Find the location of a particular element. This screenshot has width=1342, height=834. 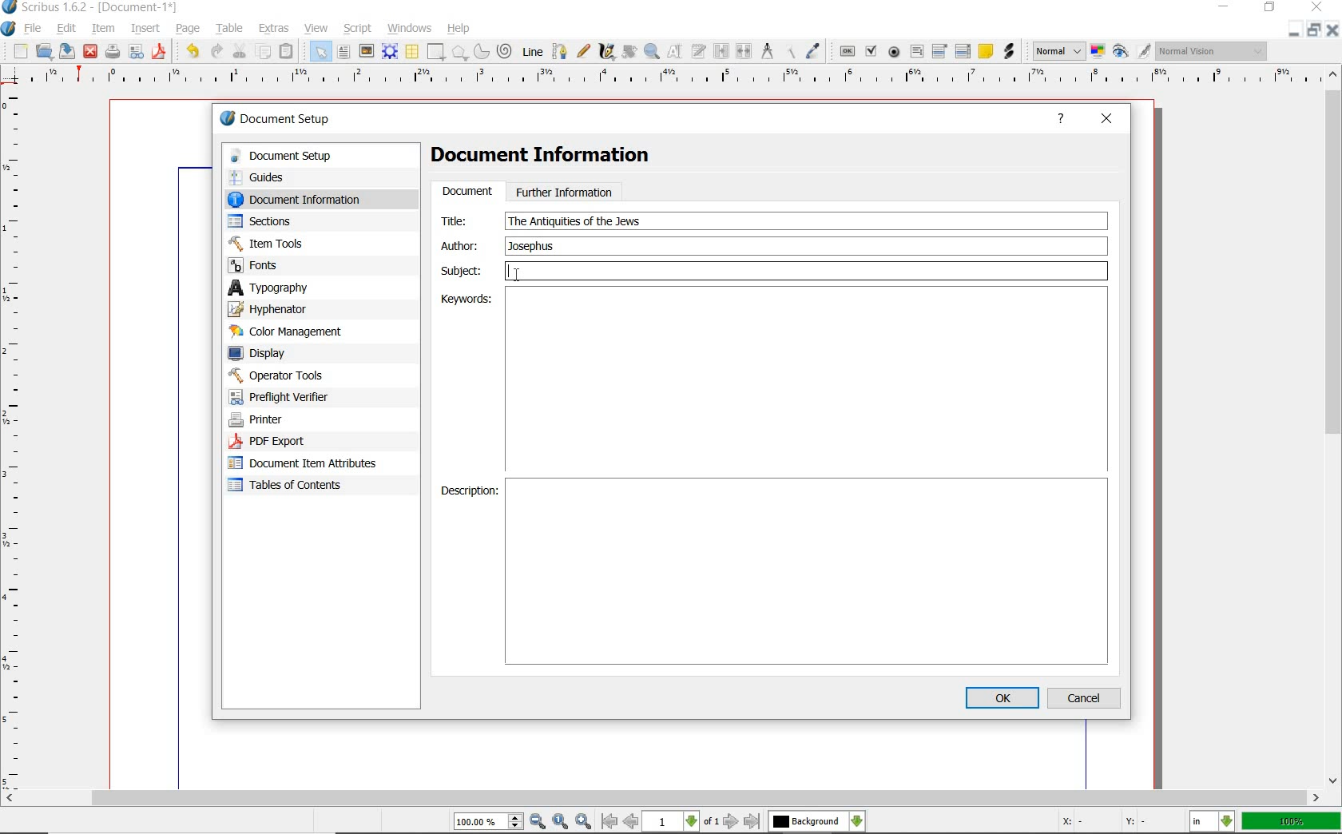

Description is located at coordinates (809, 571).